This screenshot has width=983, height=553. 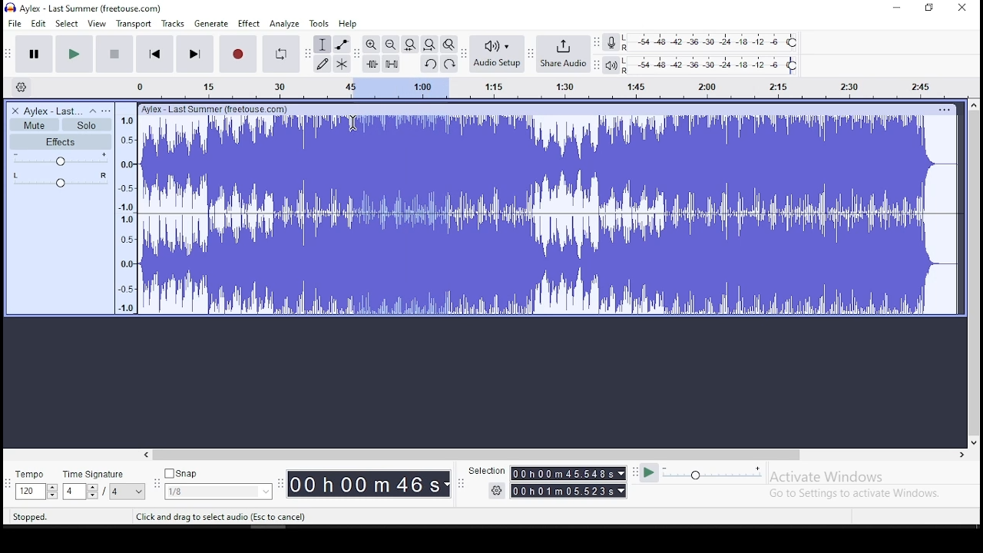 What do you see at coordinates (86, 125) in the screenshot?
I see `solo` at bounding box center [86, 125].